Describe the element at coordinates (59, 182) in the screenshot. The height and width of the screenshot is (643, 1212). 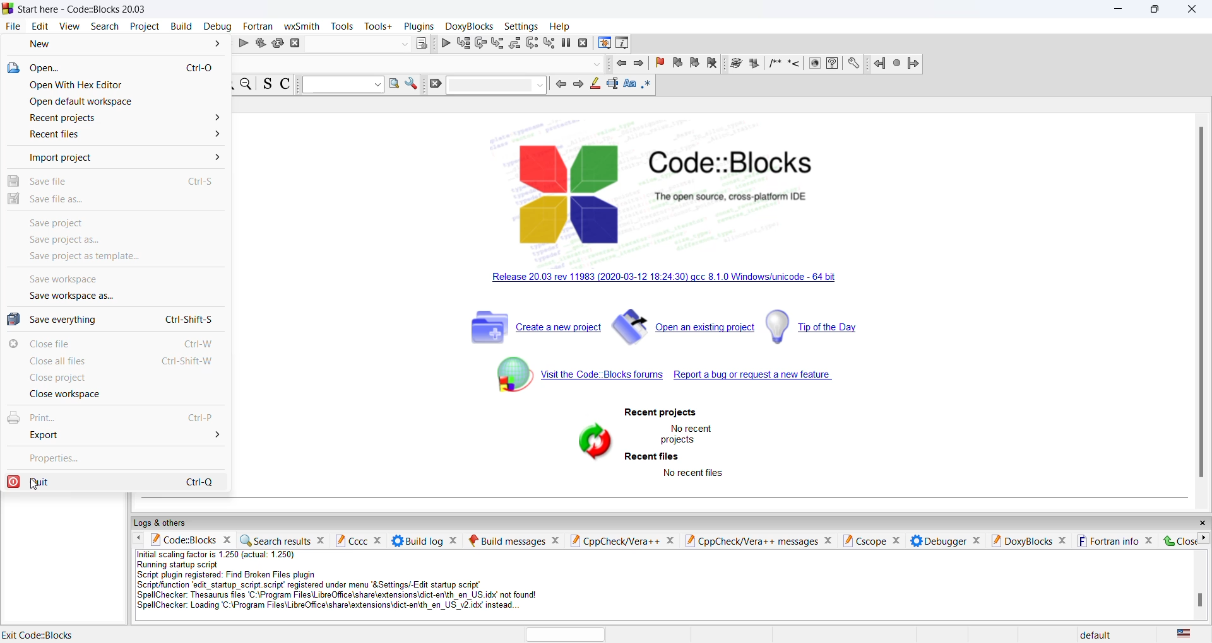
I see `Save file` at that location.